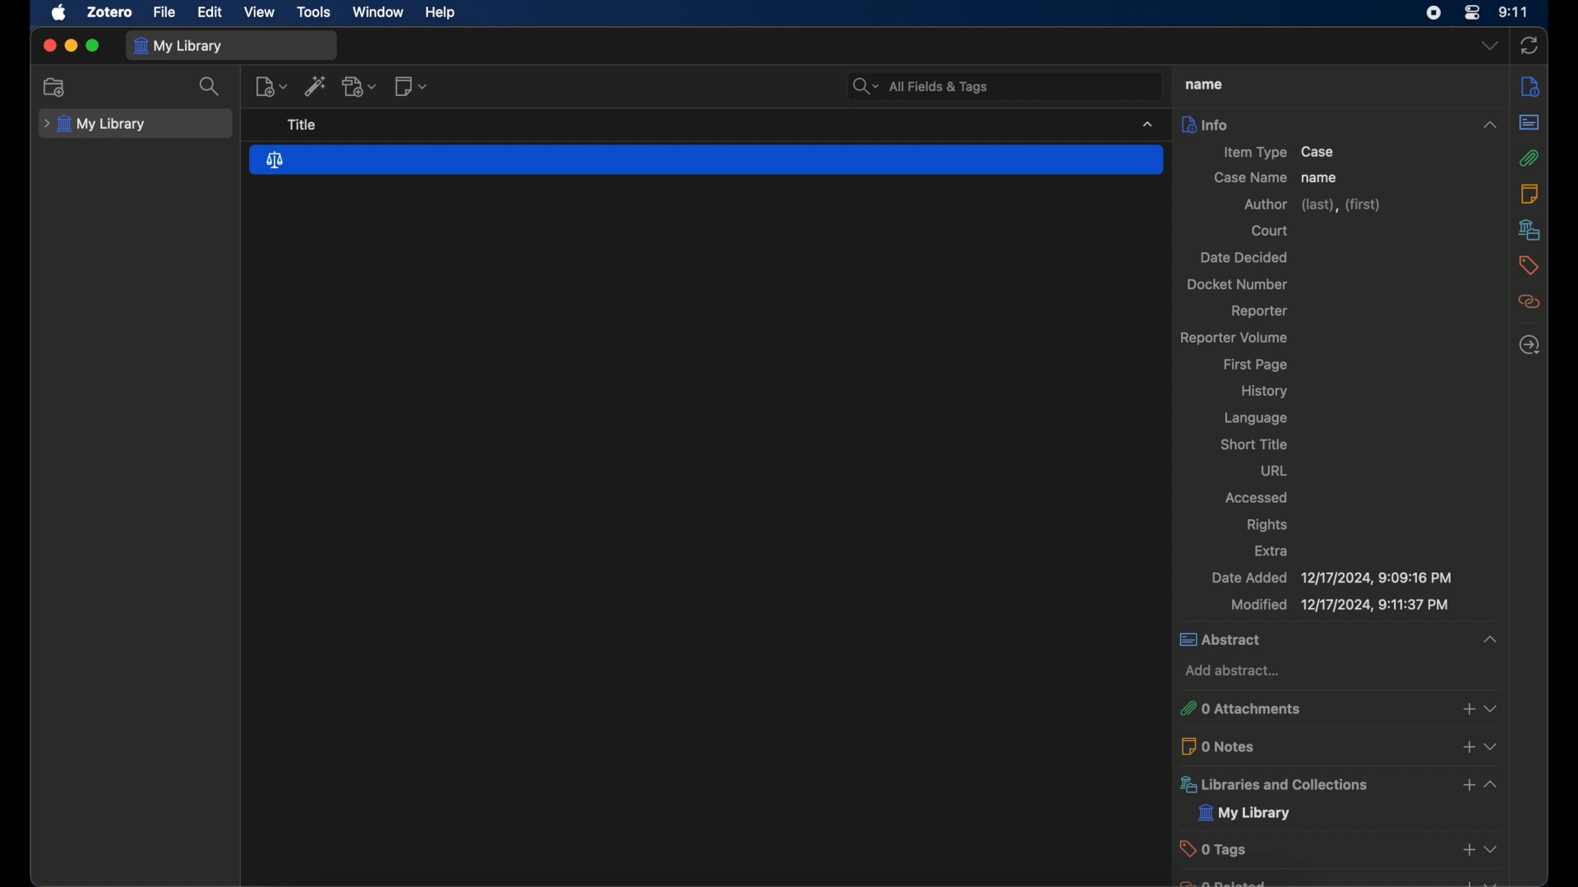 This screenshot has height=887, width=1578. I want to click on tags, so click(1340, 848).